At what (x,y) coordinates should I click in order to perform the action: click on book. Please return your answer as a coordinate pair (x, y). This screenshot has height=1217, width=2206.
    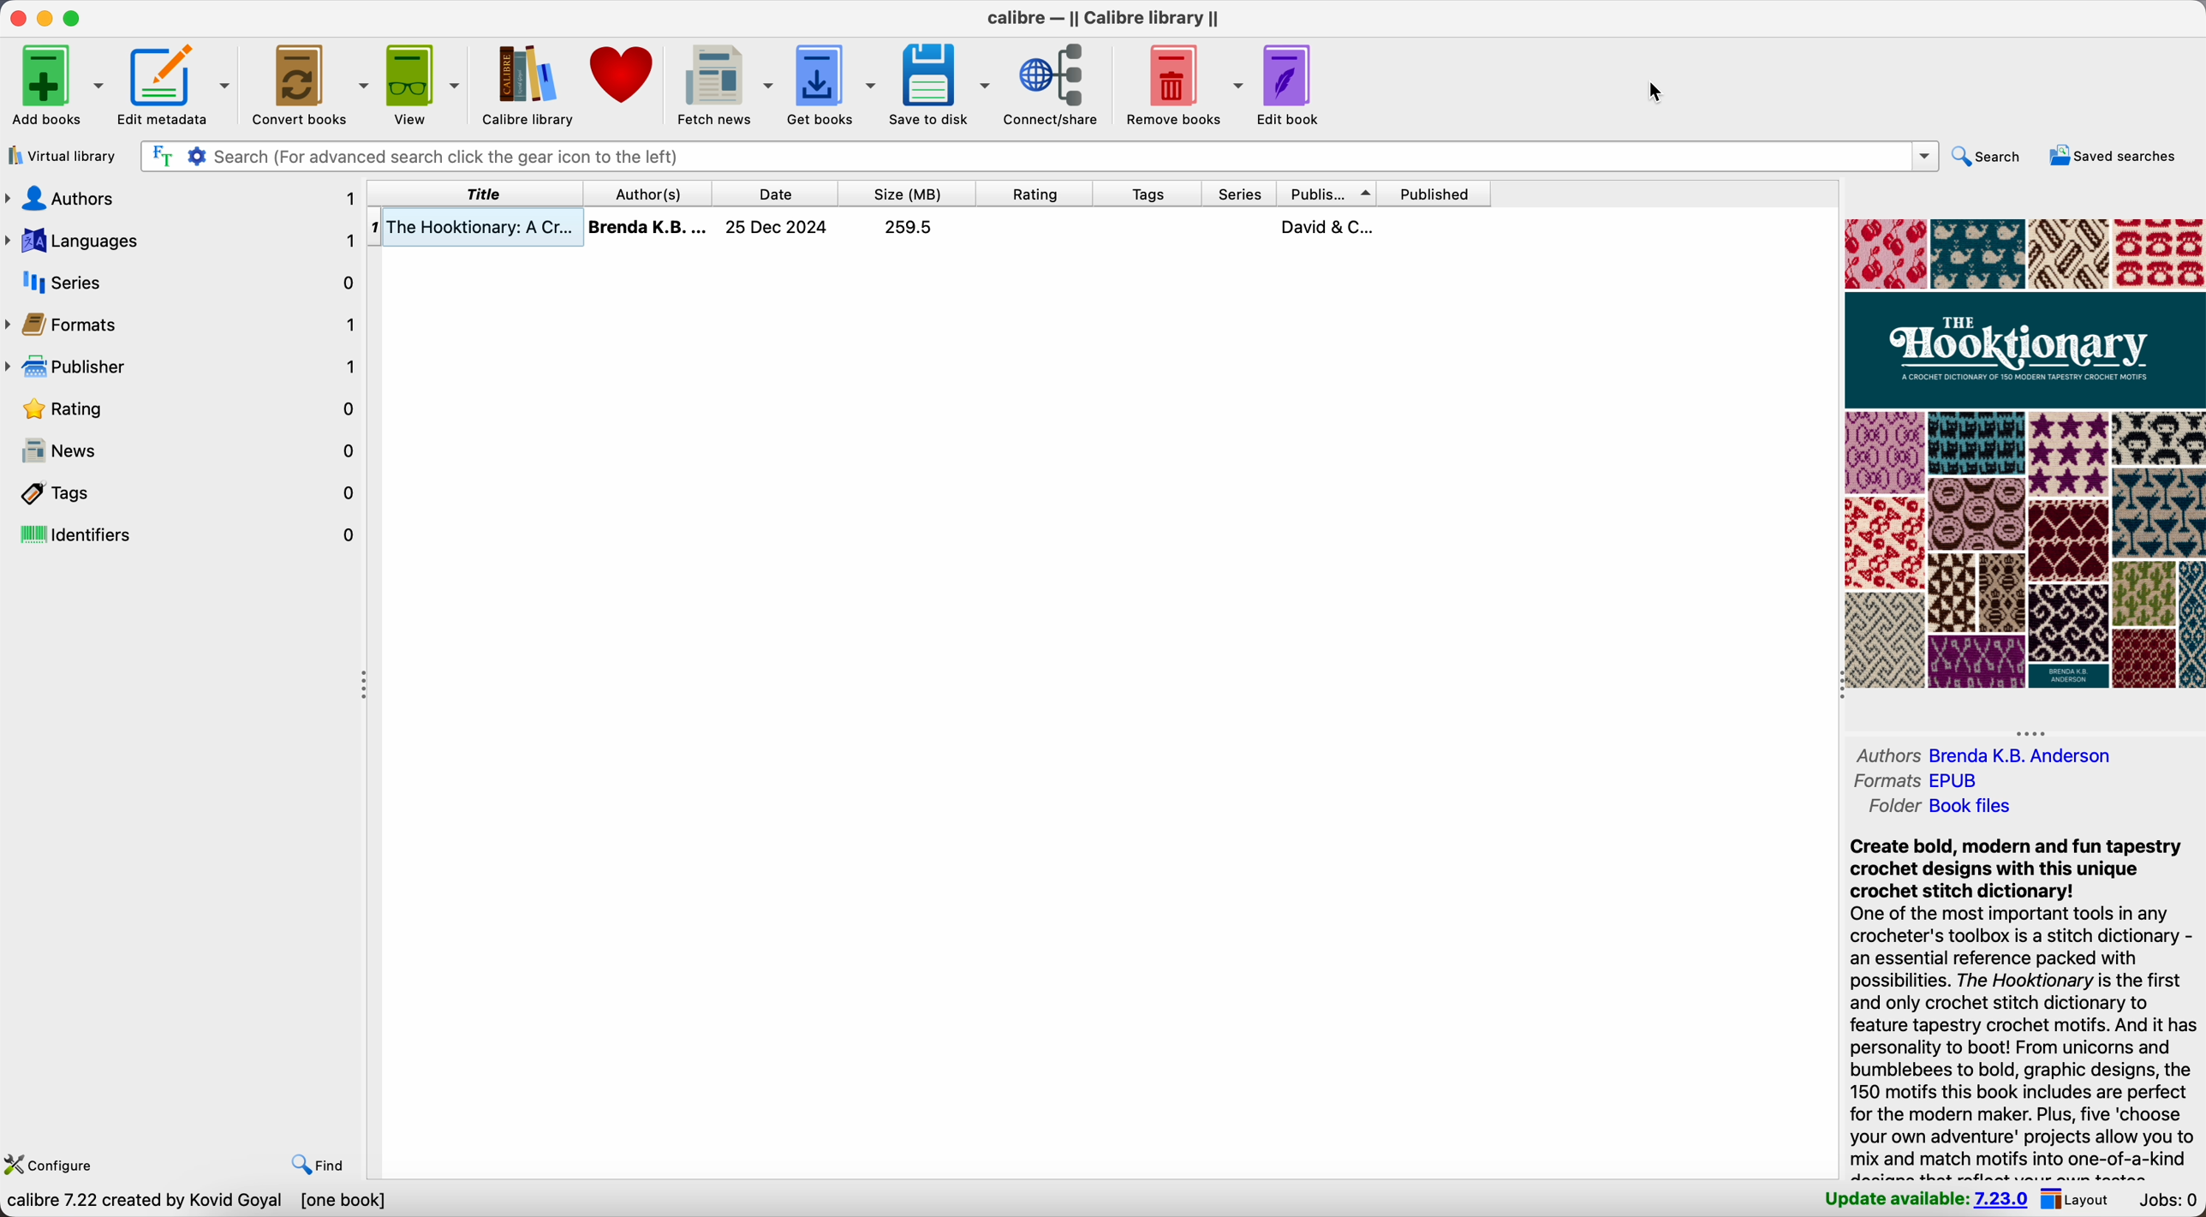
    Looking at the image, I should click on (928, 229).